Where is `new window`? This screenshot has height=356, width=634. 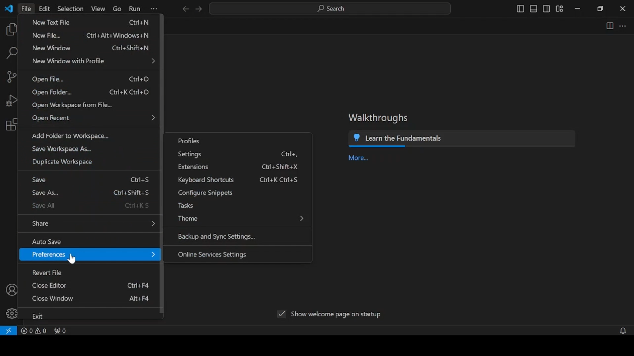 new window is located at coordinates (53, 48).